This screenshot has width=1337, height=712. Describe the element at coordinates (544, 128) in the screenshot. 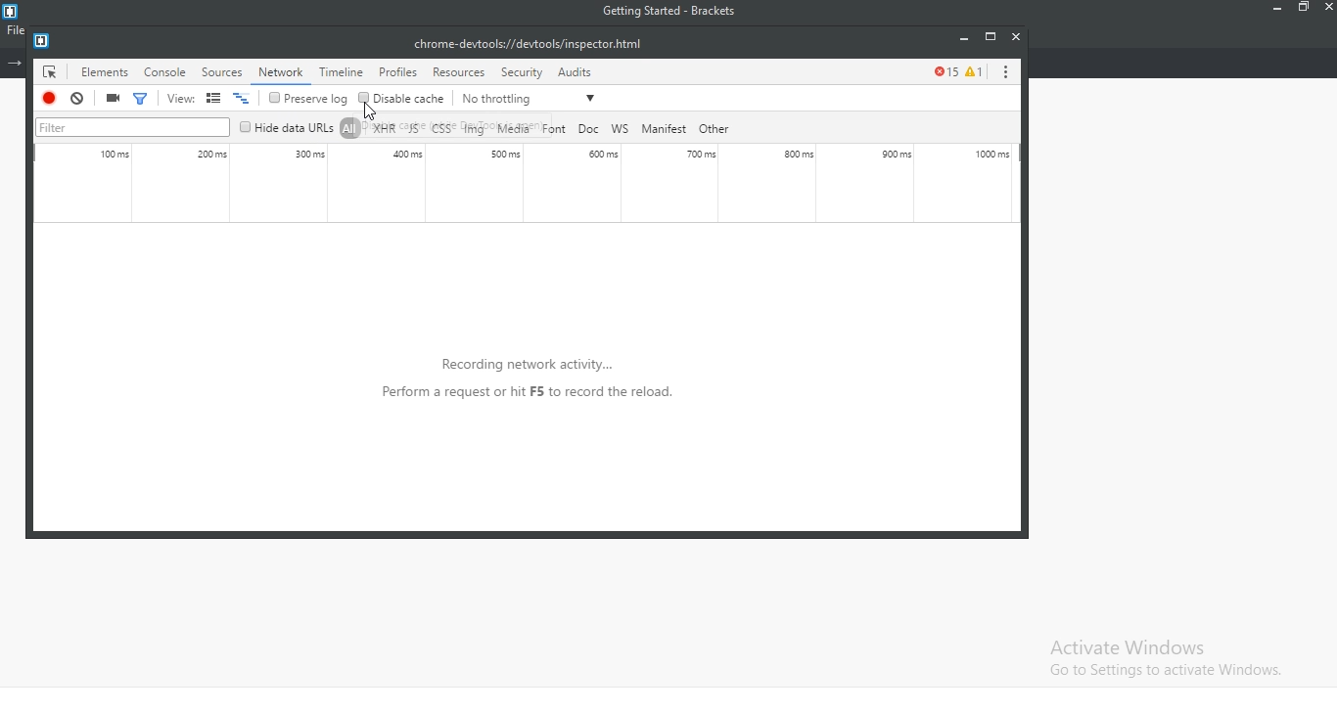

I see `file types` at that location.